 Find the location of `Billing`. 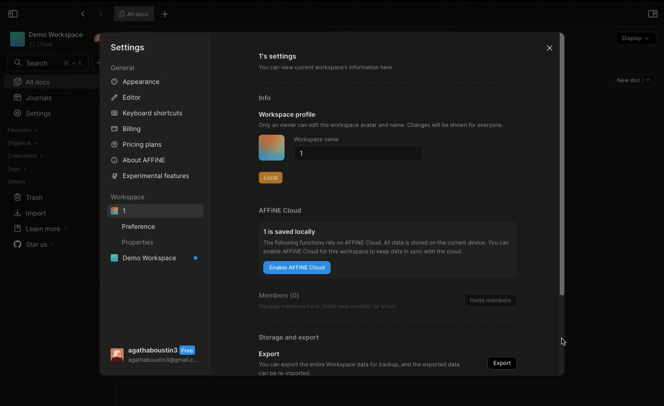

Billing is located at coordinates (127, 129).